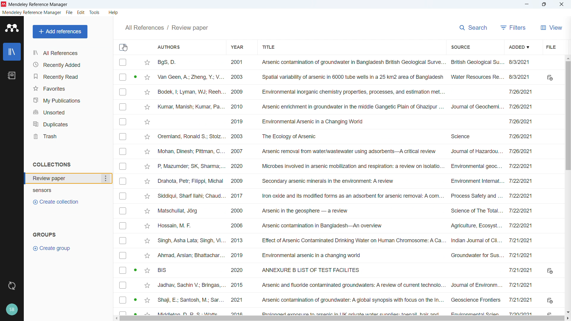 The width and height of the screenshot is (571, 321). I want to click on Authors, so click(169, 47).